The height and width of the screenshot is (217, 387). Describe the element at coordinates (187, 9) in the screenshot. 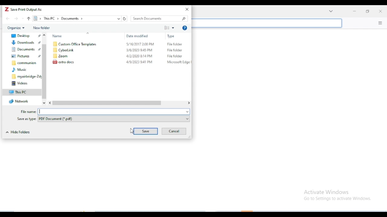

I see `close` at that location.